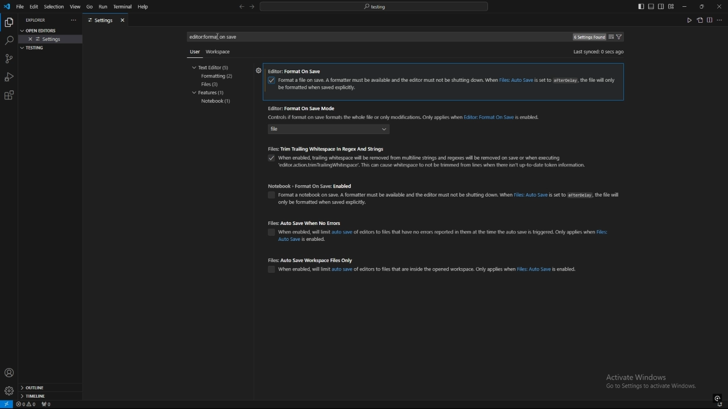 The width and height of the screenshot is (728, 409). I want to click on search, so click(9, 41).